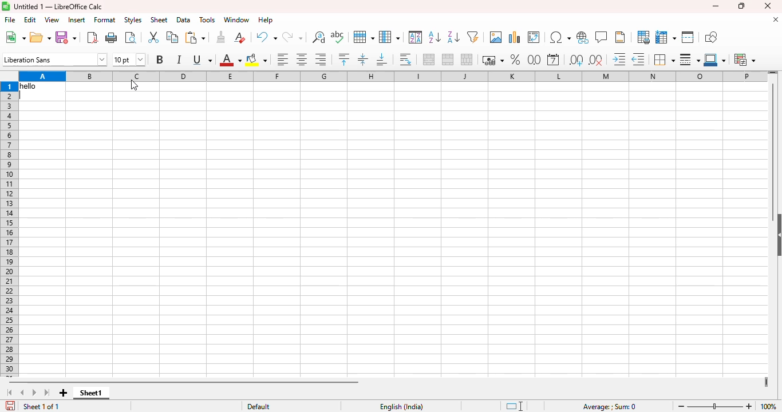 This screenshot has height=412, width=782. Describe the element at coordinates (131, 37) in the screenshot. I see `toggle print preview` at that location.